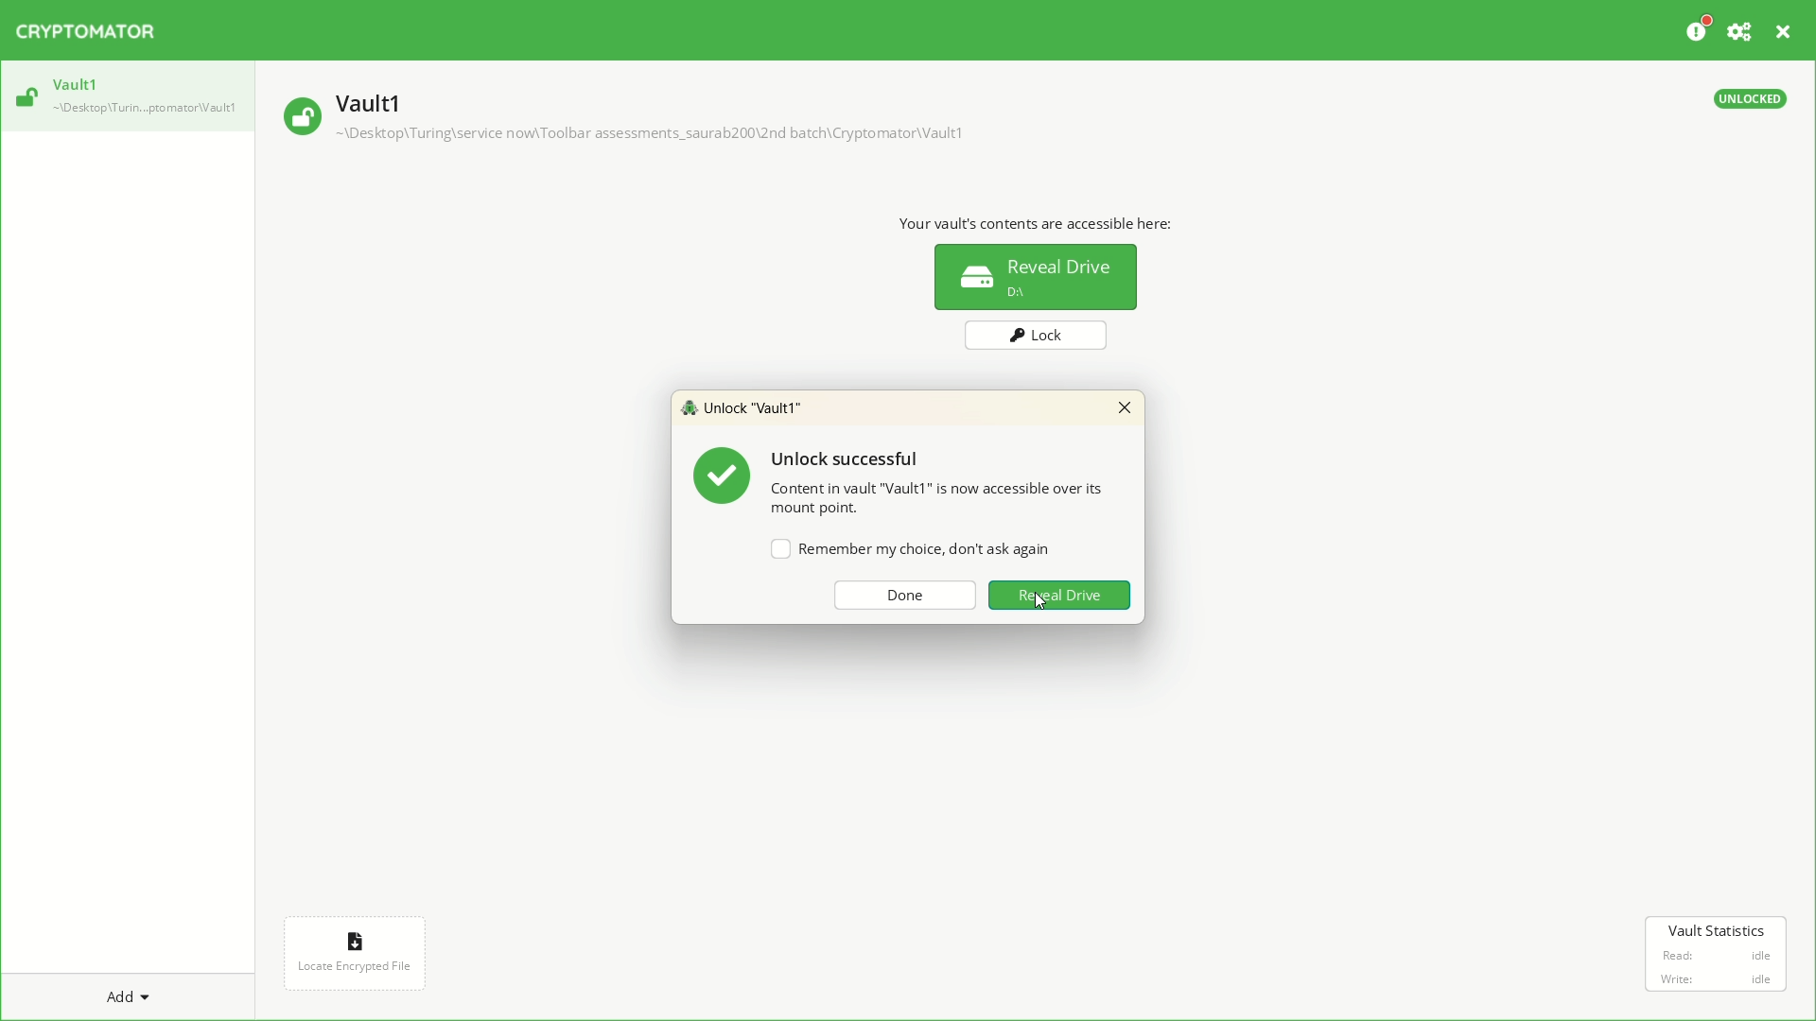 This screenshot has width=1816, height=1021. What do you see at coordinates (298, 115) in the screenshot?
I see `unlocked` at bounding box center [298, 115].